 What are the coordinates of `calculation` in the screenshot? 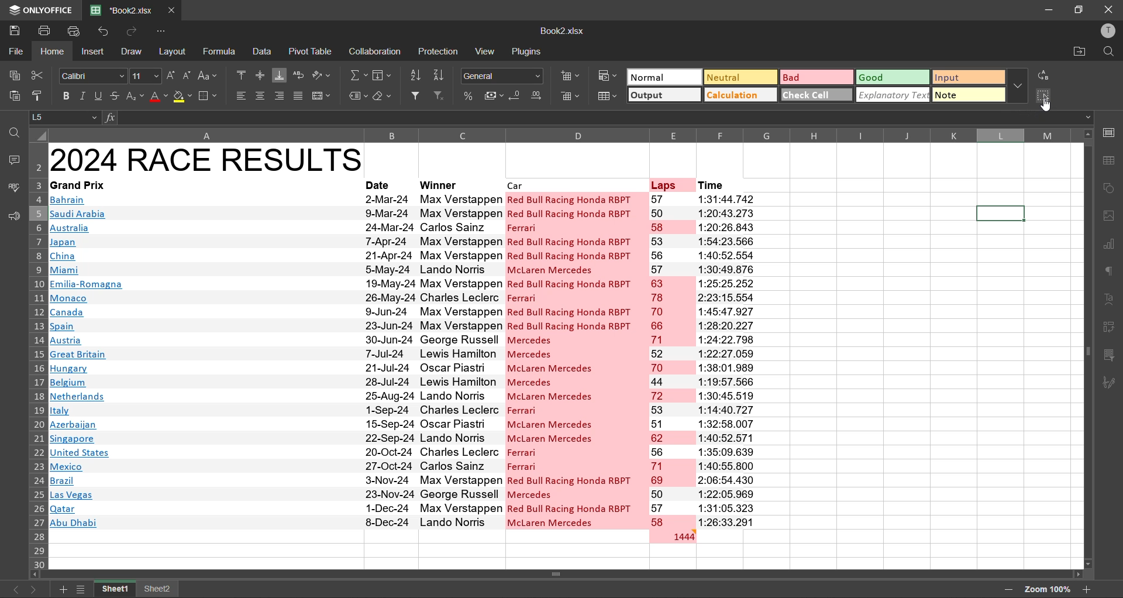 It's located at (742, 95).